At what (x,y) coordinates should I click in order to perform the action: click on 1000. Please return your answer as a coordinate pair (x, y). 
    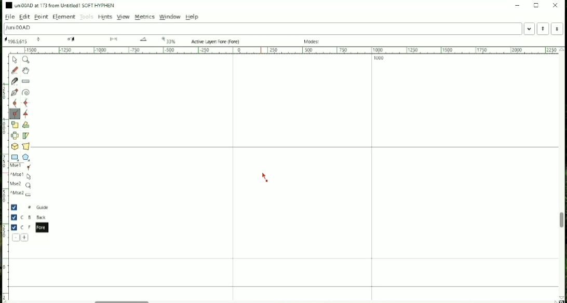
    Looking at the image, I should click on (380, 58).